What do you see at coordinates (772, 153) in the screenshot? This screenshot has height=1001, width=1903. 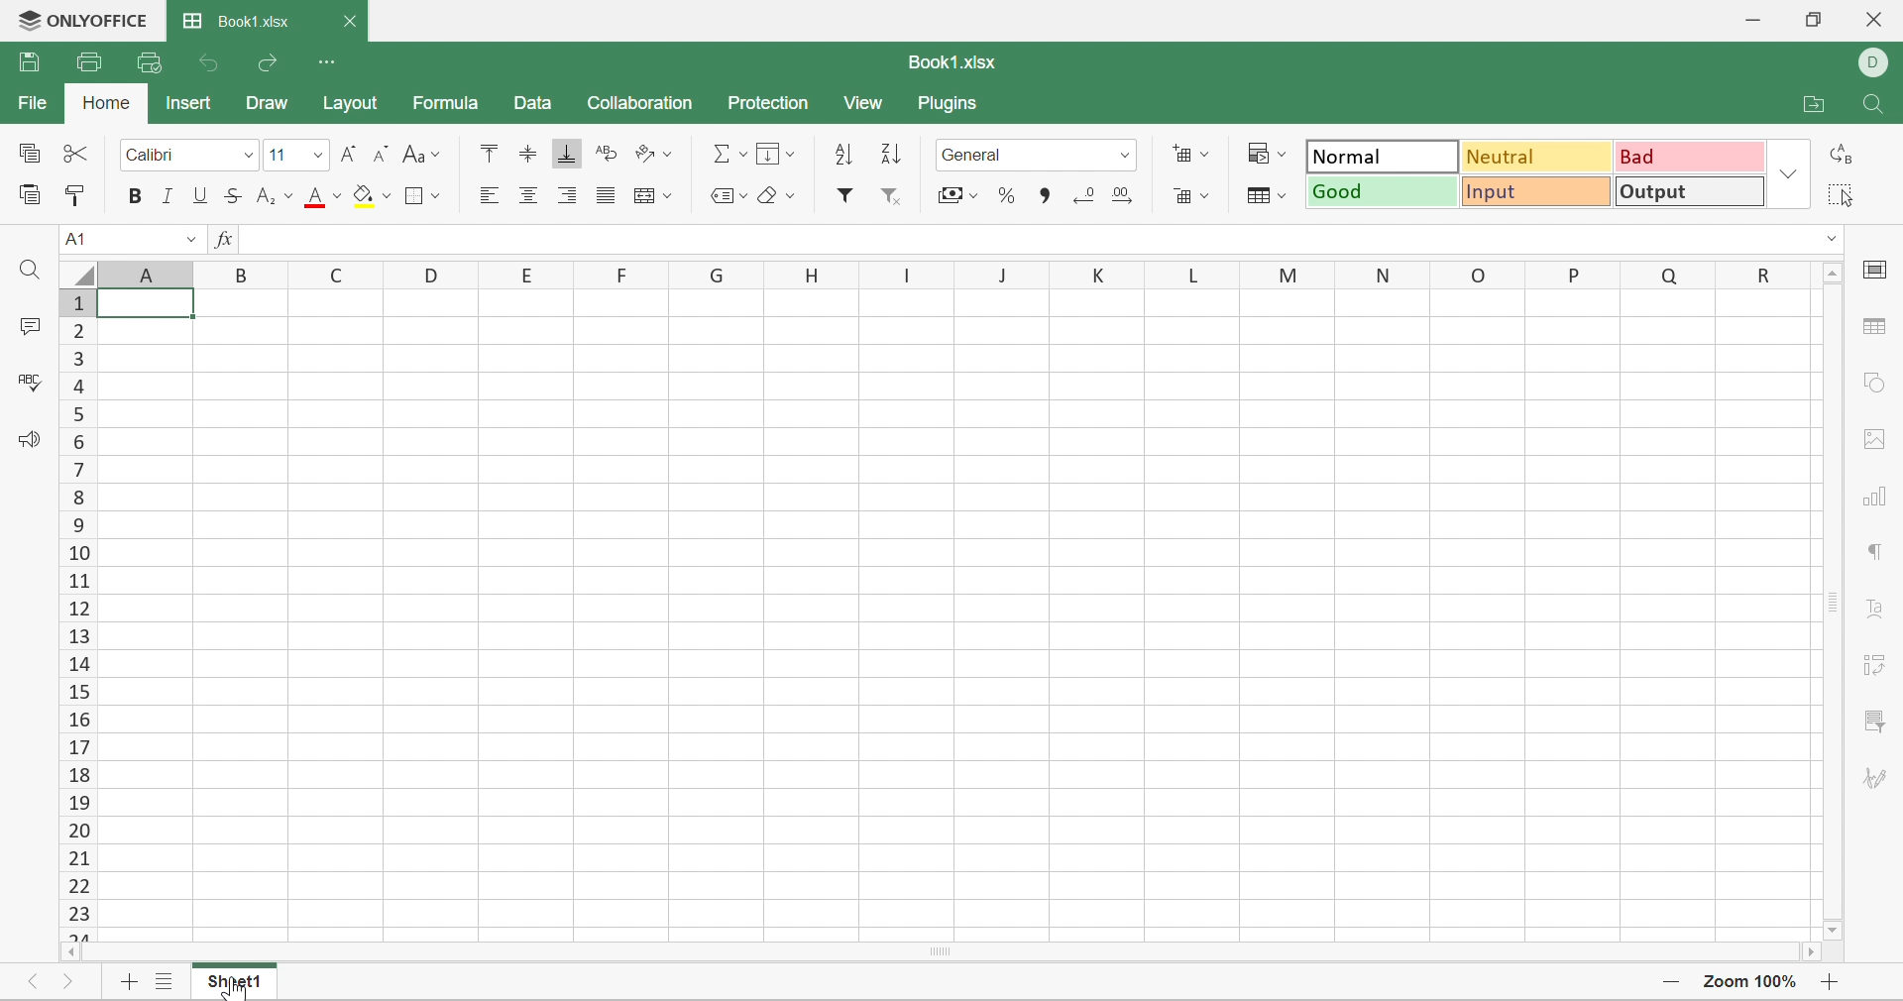 I see `` at bounding box center [772, 153].